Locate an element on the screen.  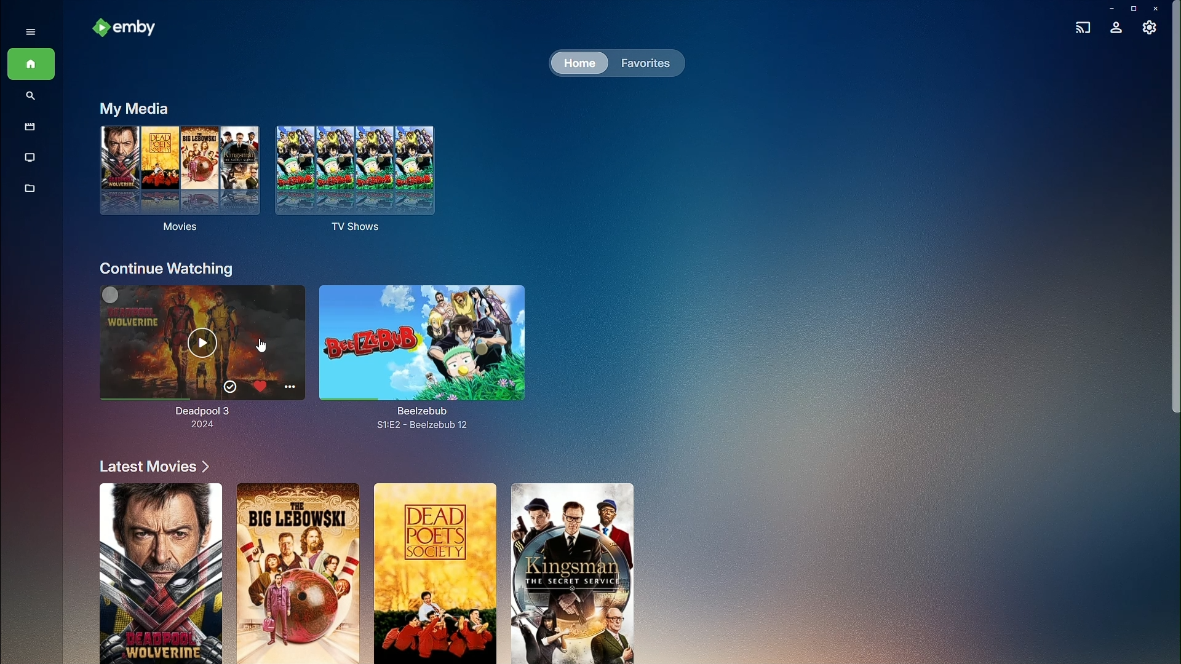
Find is located at coordinates (30, 97).